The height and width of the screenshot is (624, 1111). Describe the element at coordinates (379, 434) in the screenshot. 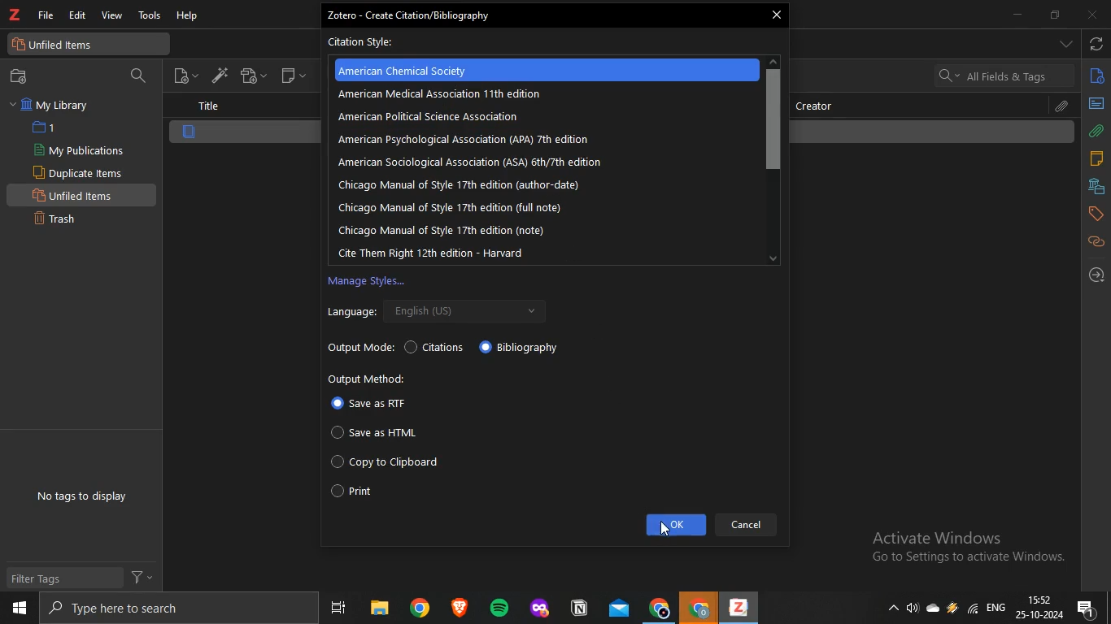

I see `Save as HTML` at that location.